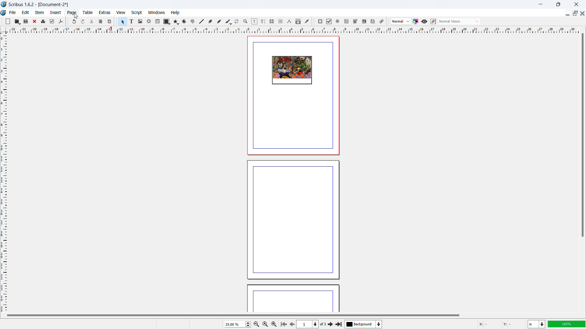 This screenshot has width=586, height=329. What do you see at coordinates (576, 4) in the screenshot?
I see `close window` at bounding box center [576, 4].